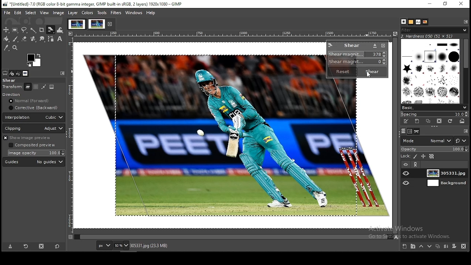 The width and height of the screenshot is (471, 265). What do you see at coordinates (432, 36) in the screenshot?
I see `hardness 050 (51x51)` at bounding box center [432, 36].